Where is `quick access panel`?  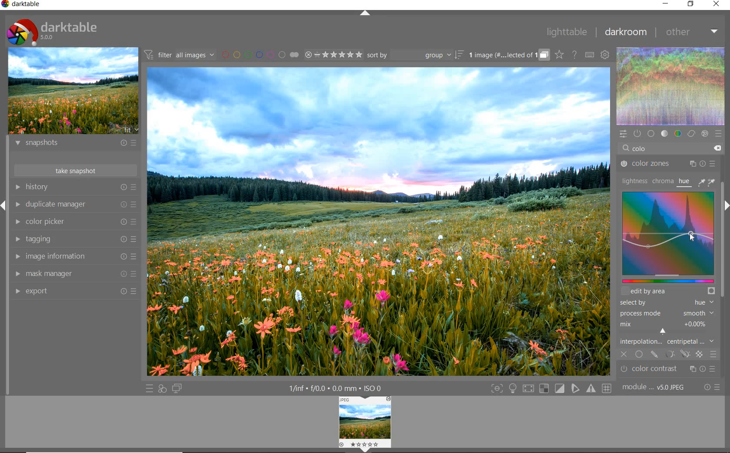 quick access panel is located at coordinates (624, 134).